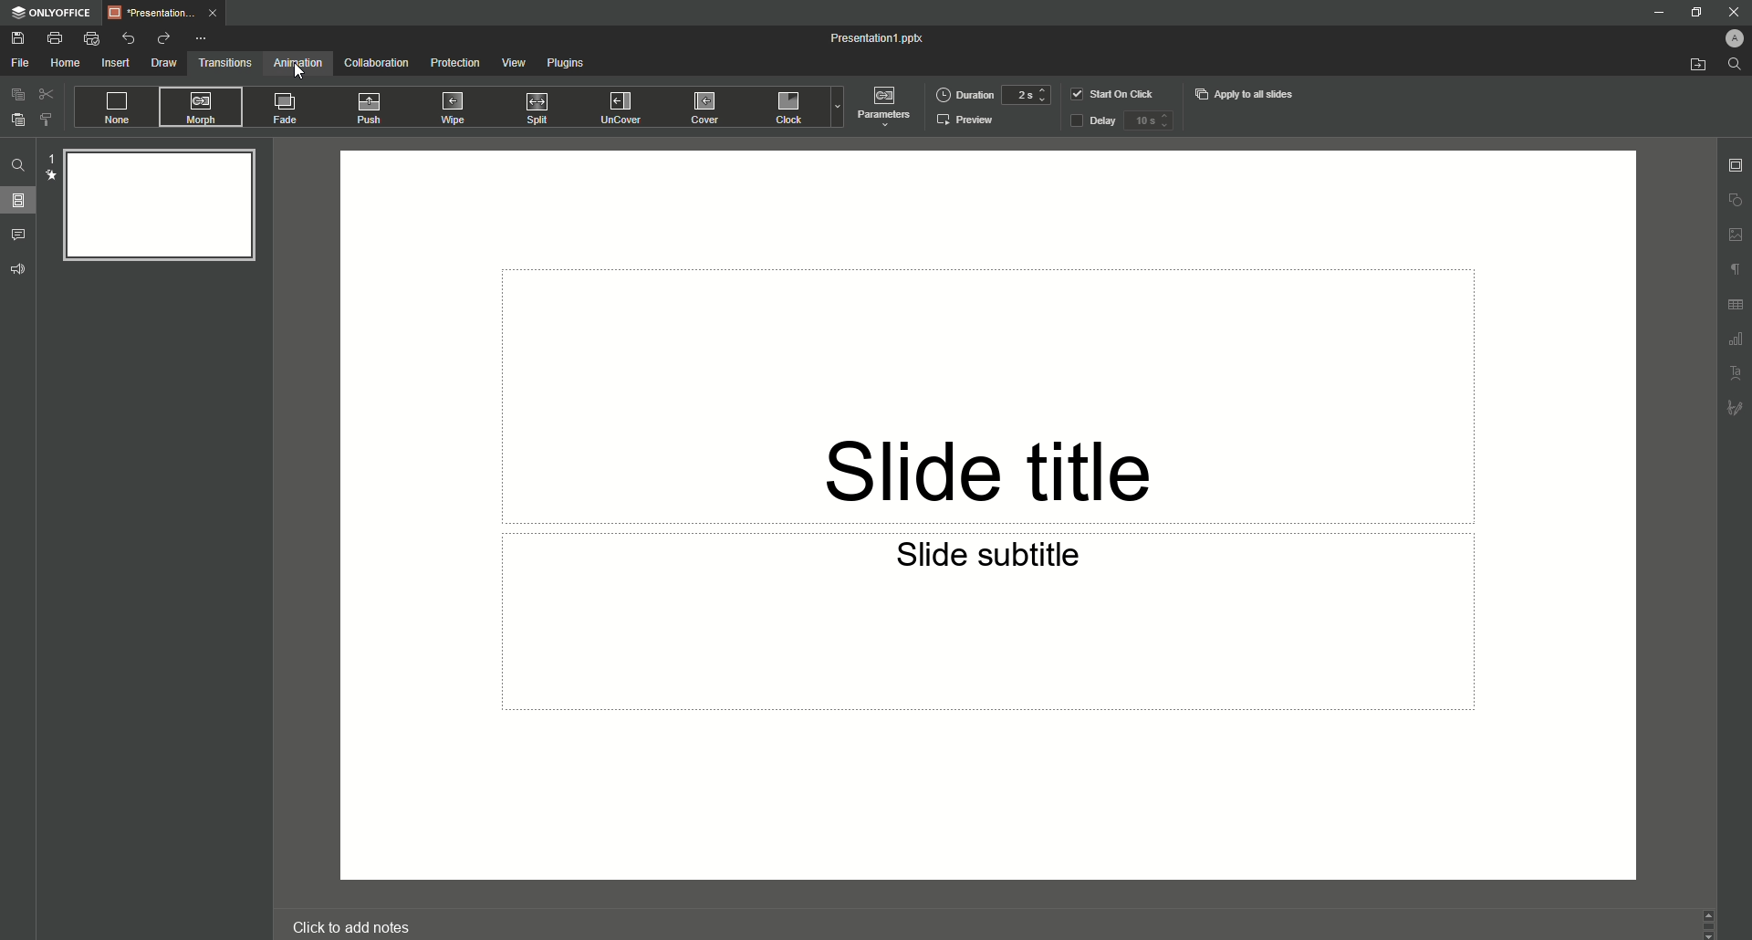 This screenshot has width=1752, height=940. What do you see at coordinates (455, 110) in the screenshot?
I see `Wipe` at bounding box center [455, 110].